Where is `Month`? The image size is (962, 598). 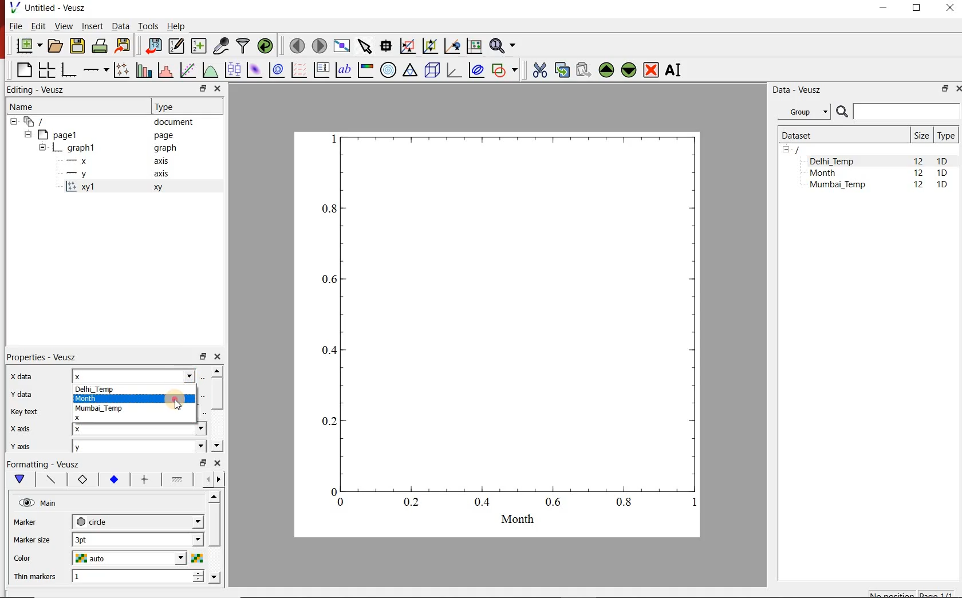
Month is located at coordinates (831, 173).